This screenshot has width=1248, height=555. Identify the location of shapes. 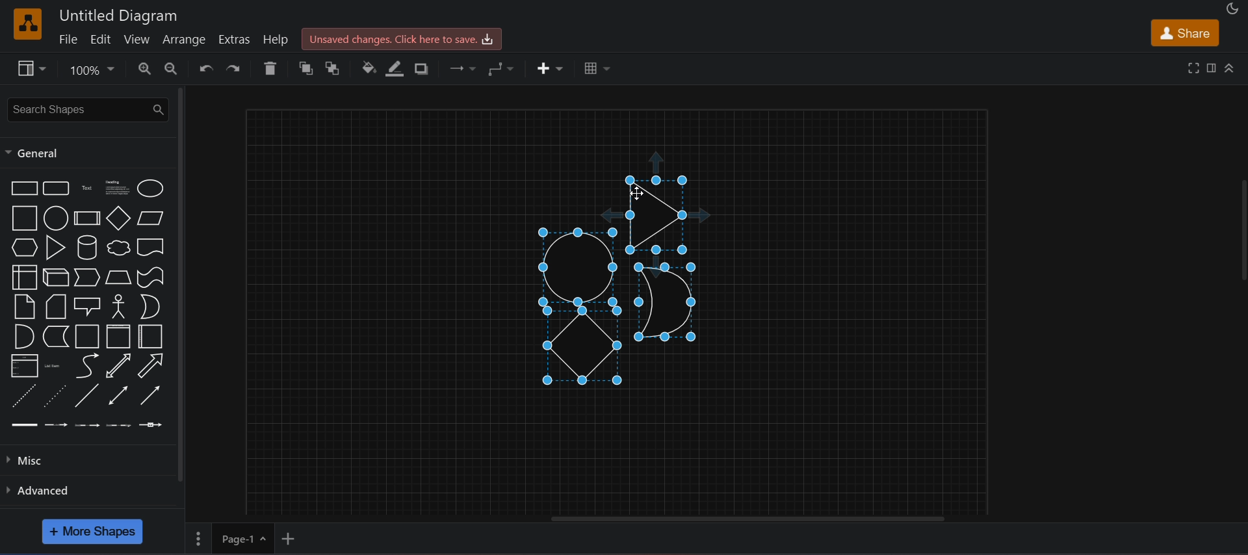
(624, 283).